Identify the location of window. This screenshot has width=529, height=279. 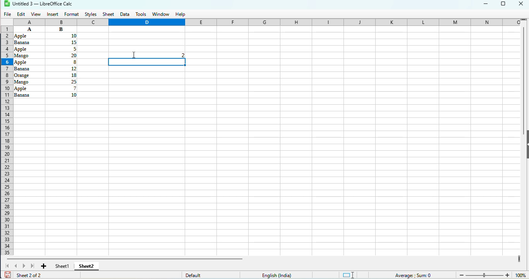
(161, 14).